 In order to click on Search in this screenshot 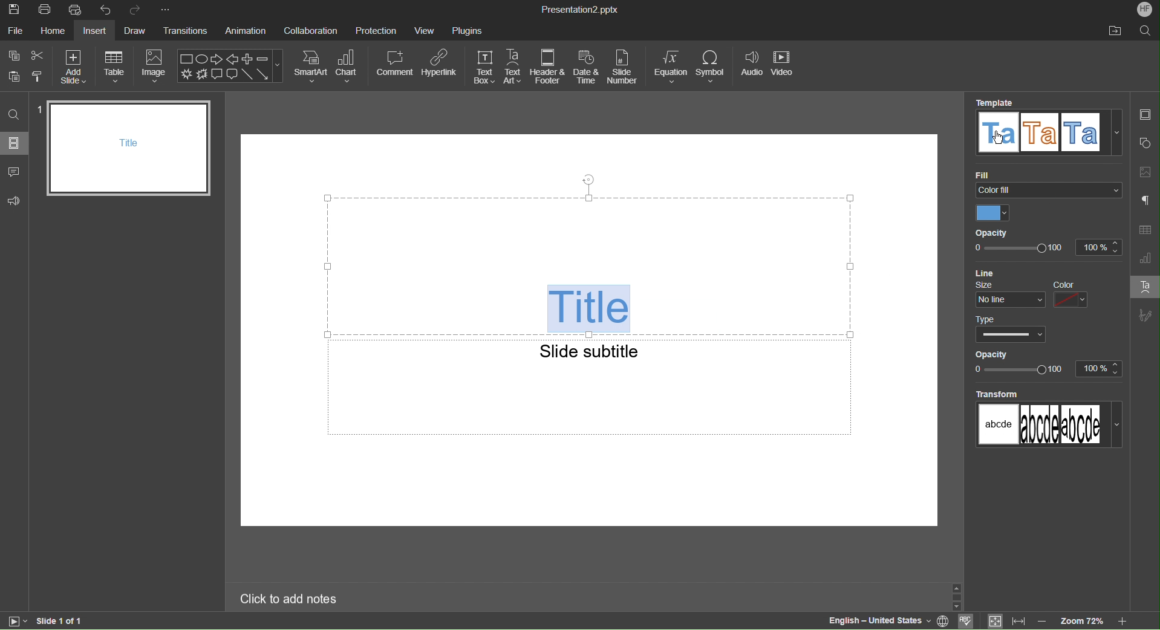, I will do `click(1145, 31)`.